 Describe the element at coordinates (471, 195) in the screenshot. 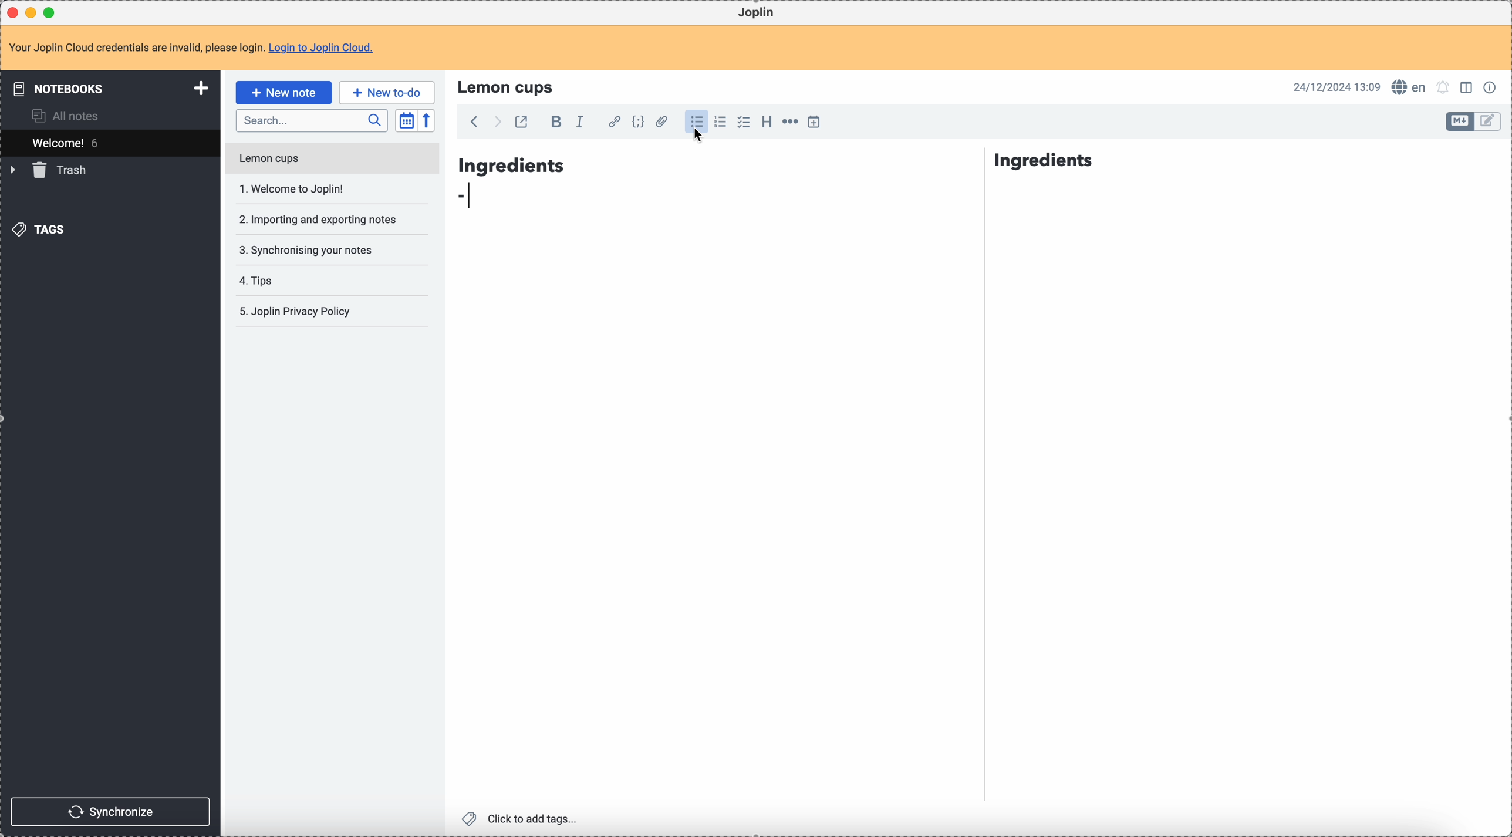

I see `bullet point` at that location.